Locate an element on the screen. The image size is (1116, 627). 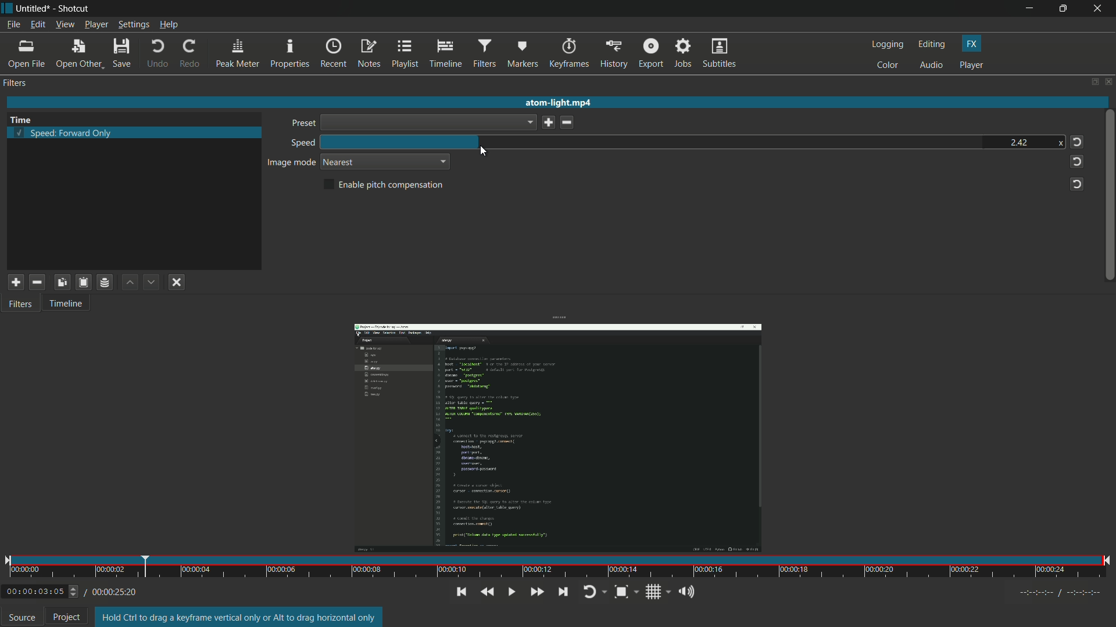
maximize is located at coordinates (1065, 9).